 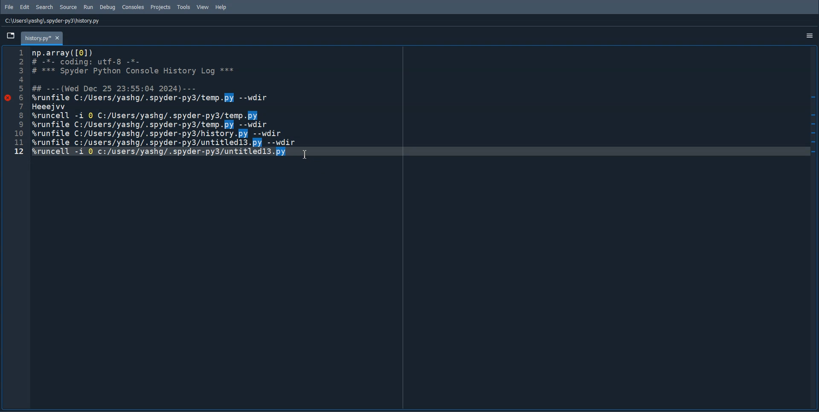 What do you see at coordinates (810, 36) in the screenshot?
I see `Options` at bounding box center [810, 36].